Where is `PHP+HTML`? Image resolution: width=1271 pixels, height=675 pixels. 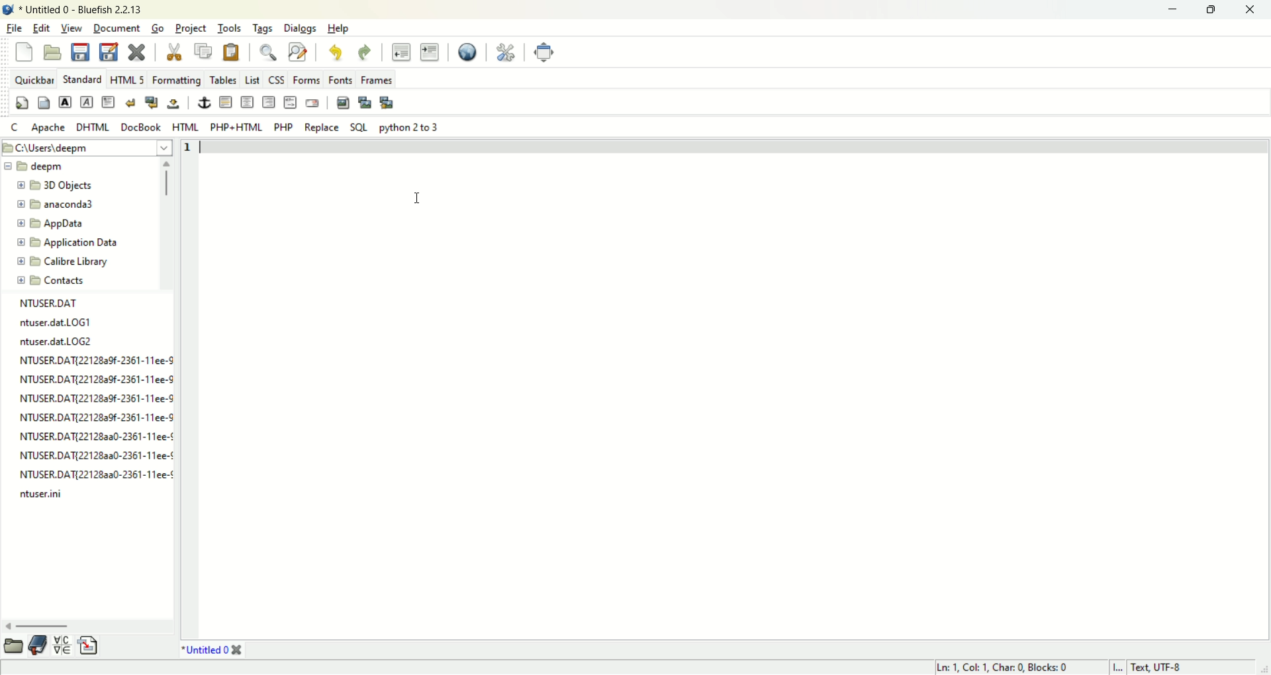
PHP+HTML is located at coordinates (236, 126).